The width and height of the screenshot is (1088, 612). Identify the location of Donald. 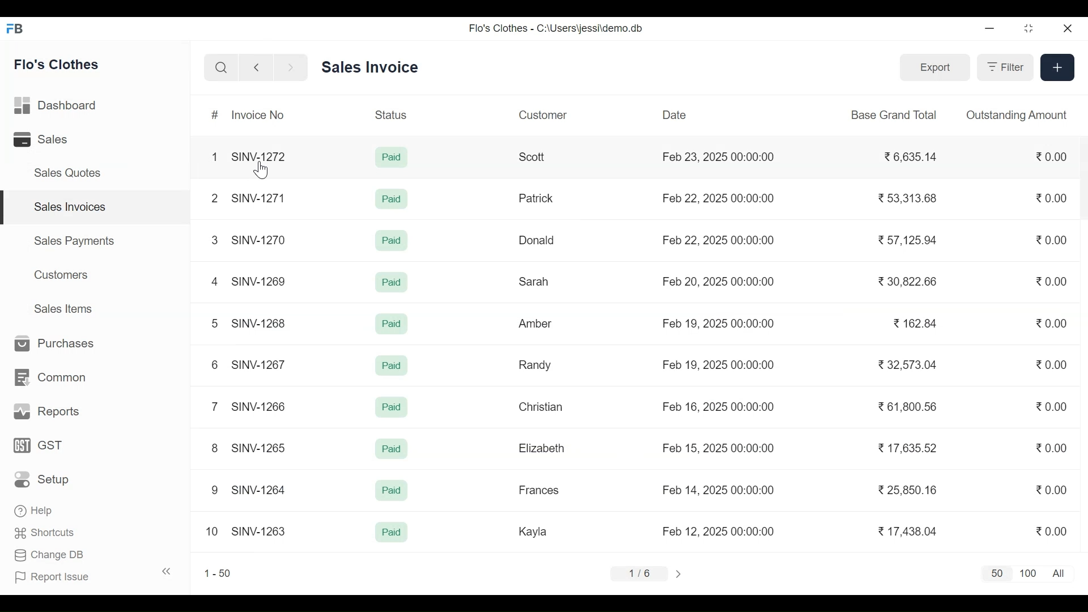
(537, 240).